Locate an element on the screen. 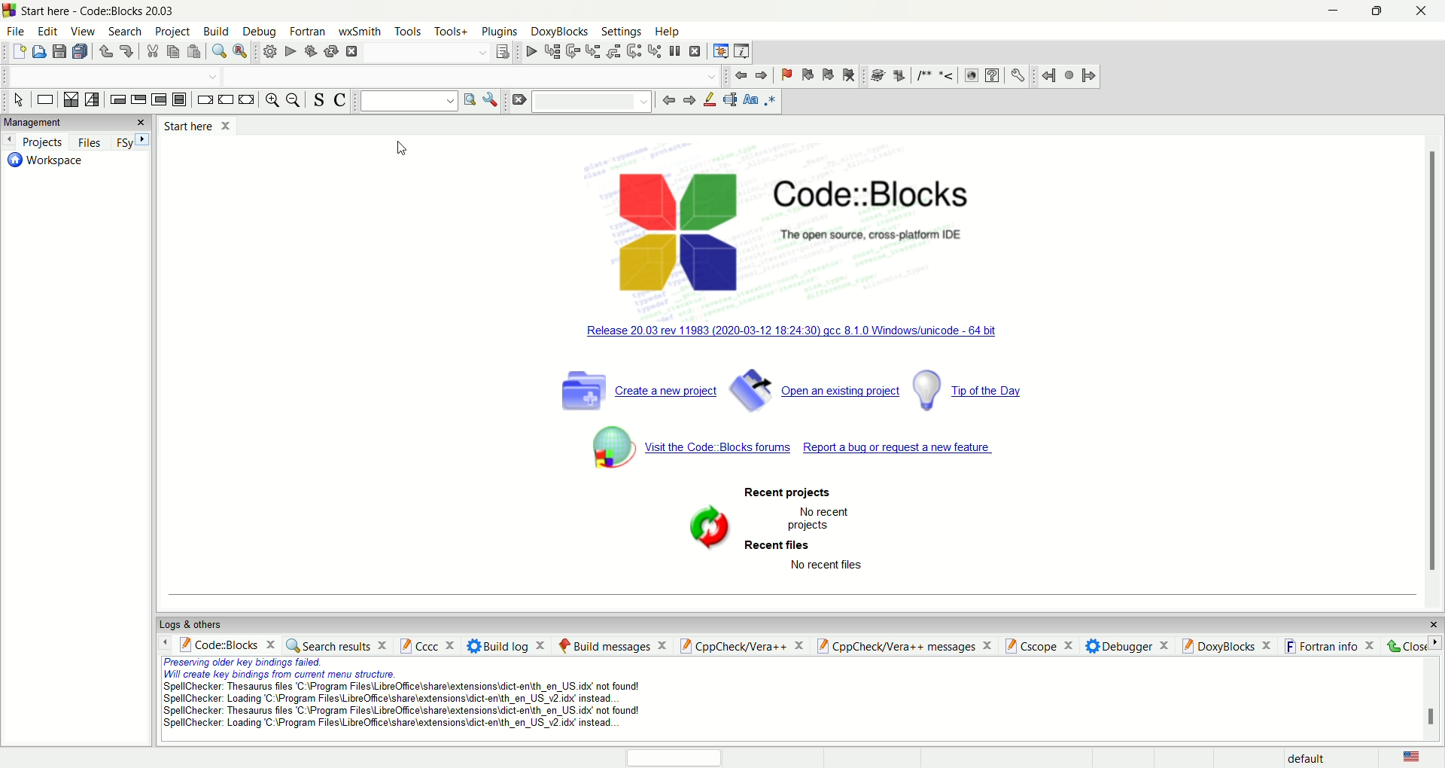 The image size is (1445, 768). highlight is located at coordinates (710, 102).